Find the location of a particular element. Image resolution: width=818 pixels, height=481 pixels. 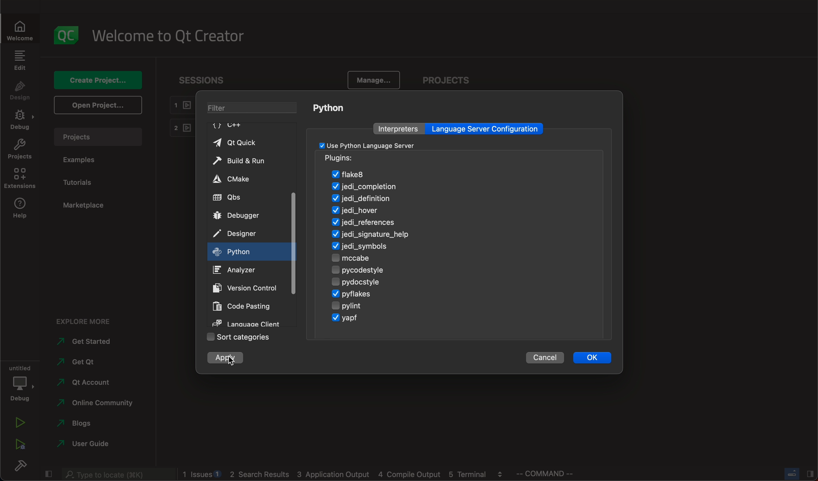

pydocstyle is located at coordinates (358, 282).